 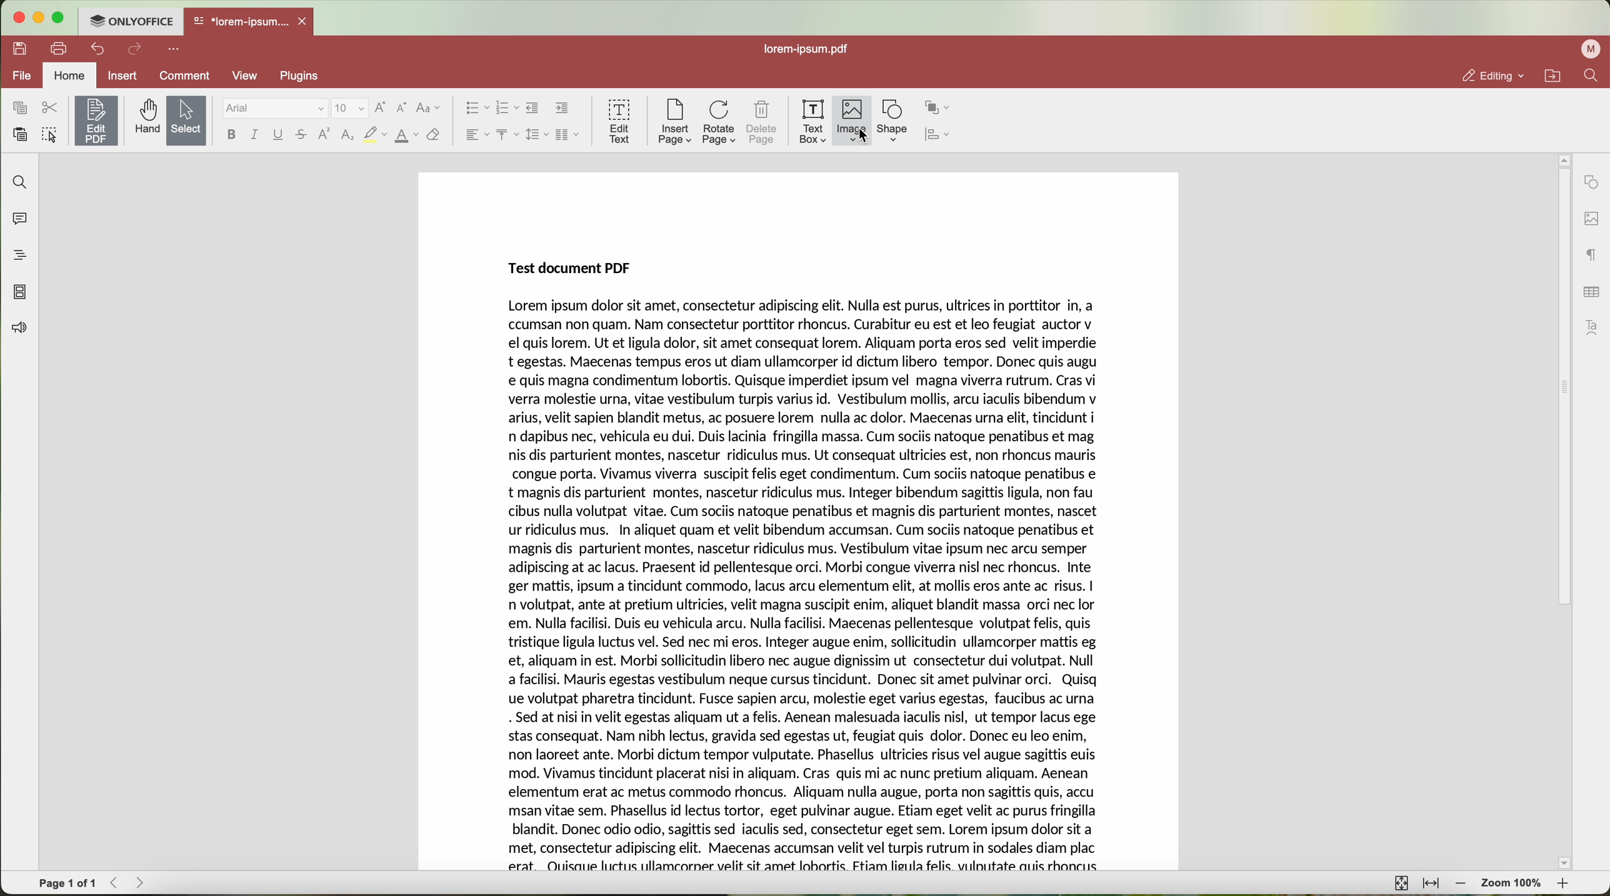 What do you see at coordinates (892, 121) in the screenshot?
I see `shape` at bounding box center [892, 121].